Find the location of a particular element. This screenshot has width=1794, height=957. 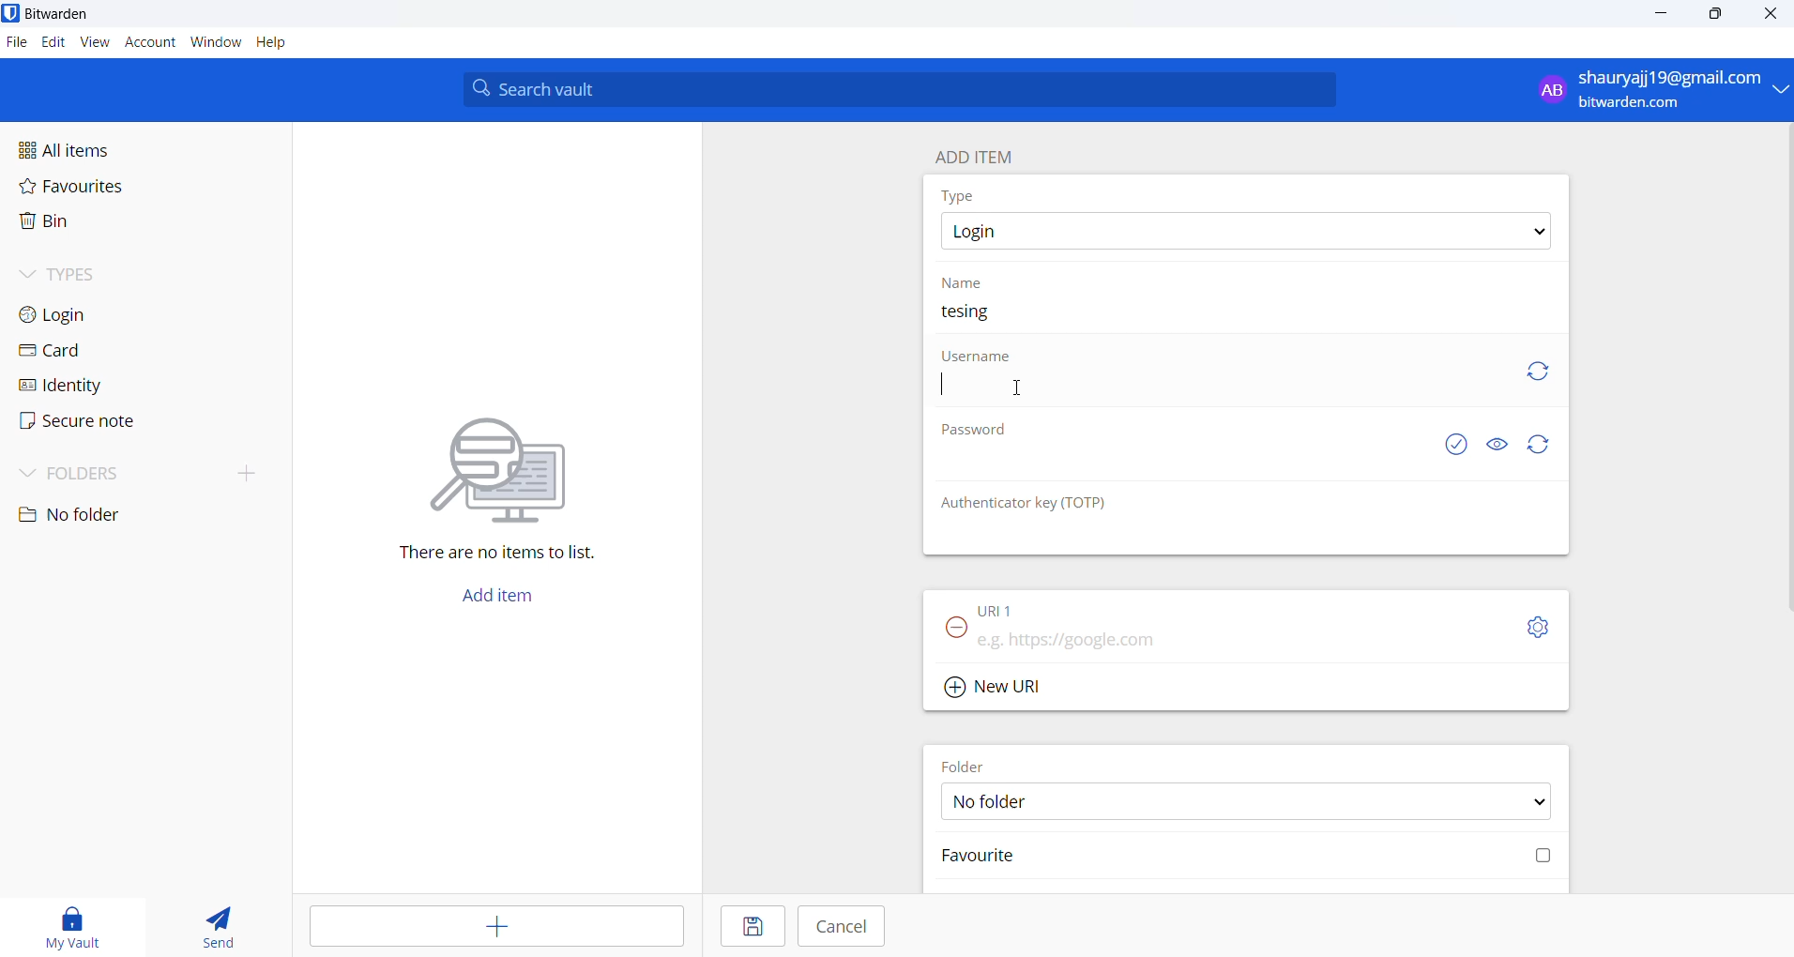

maximize is located at coordinates (1717, 16).